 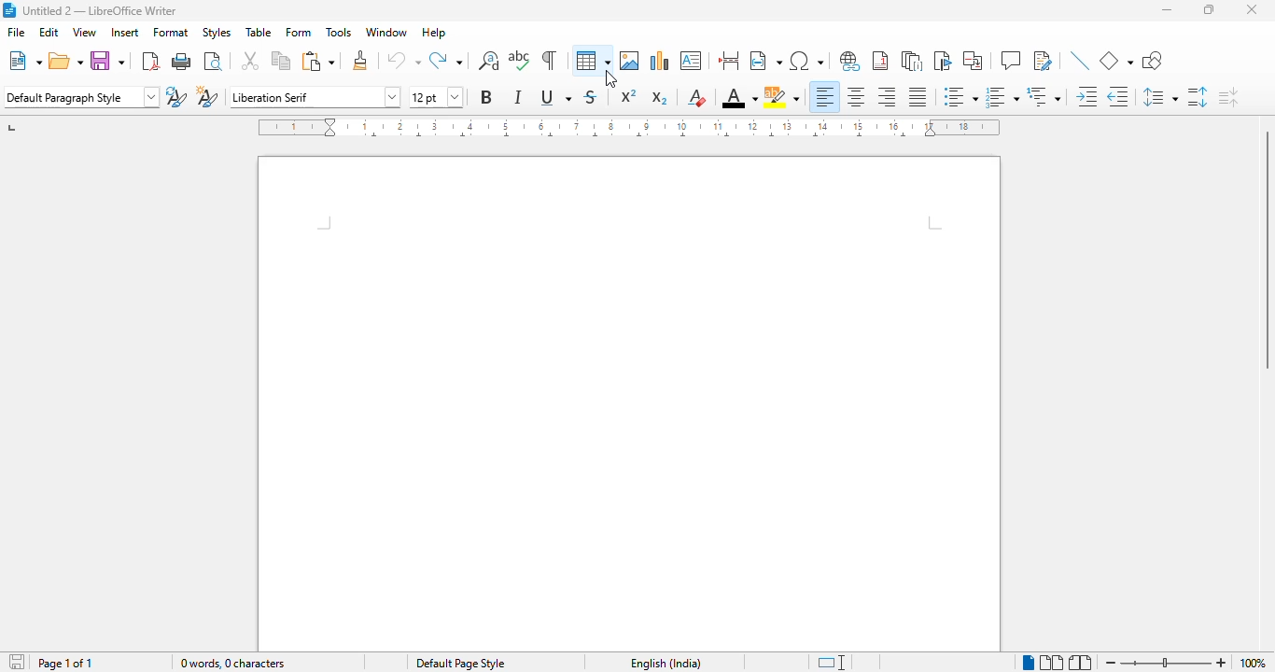 What do you see at coordinates (629, 61) in the screenshot?
I see `insert image` at bounding box center [629, 61].